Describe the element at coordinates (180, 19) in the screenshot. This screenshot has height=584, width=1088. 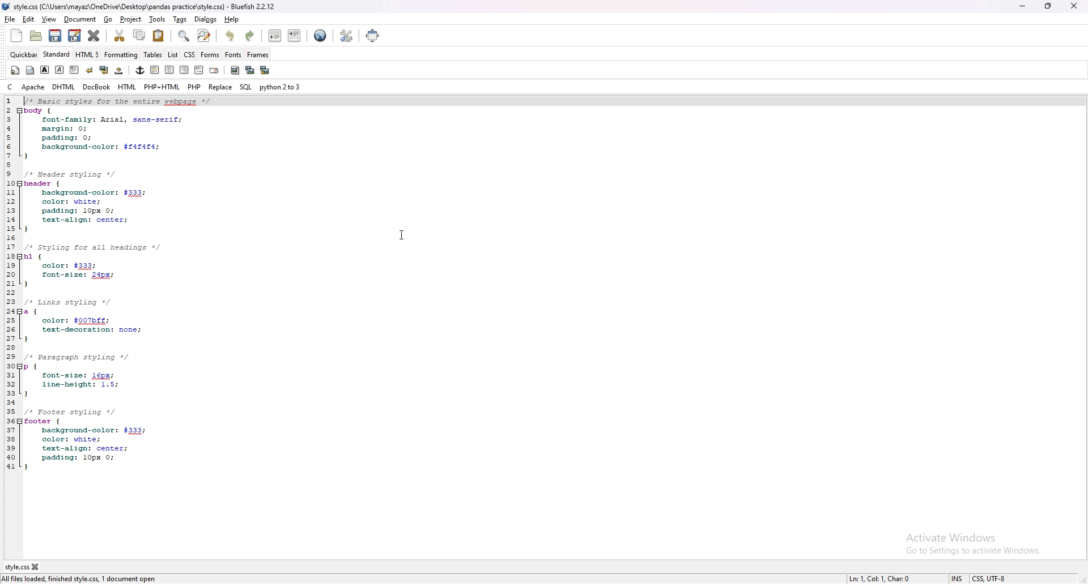
I see `tags` at that location.